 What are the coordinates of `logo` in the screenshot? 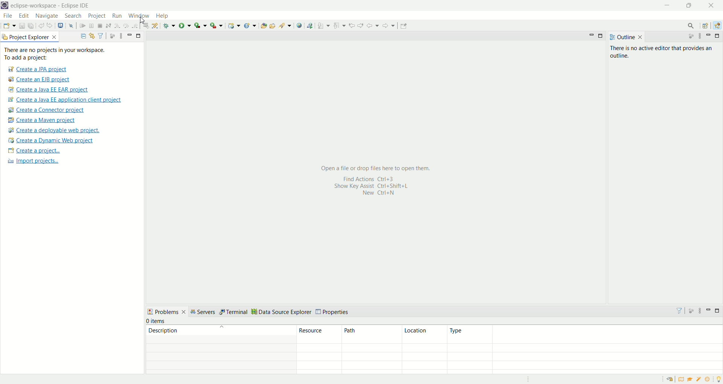 It's located at (5, 6).